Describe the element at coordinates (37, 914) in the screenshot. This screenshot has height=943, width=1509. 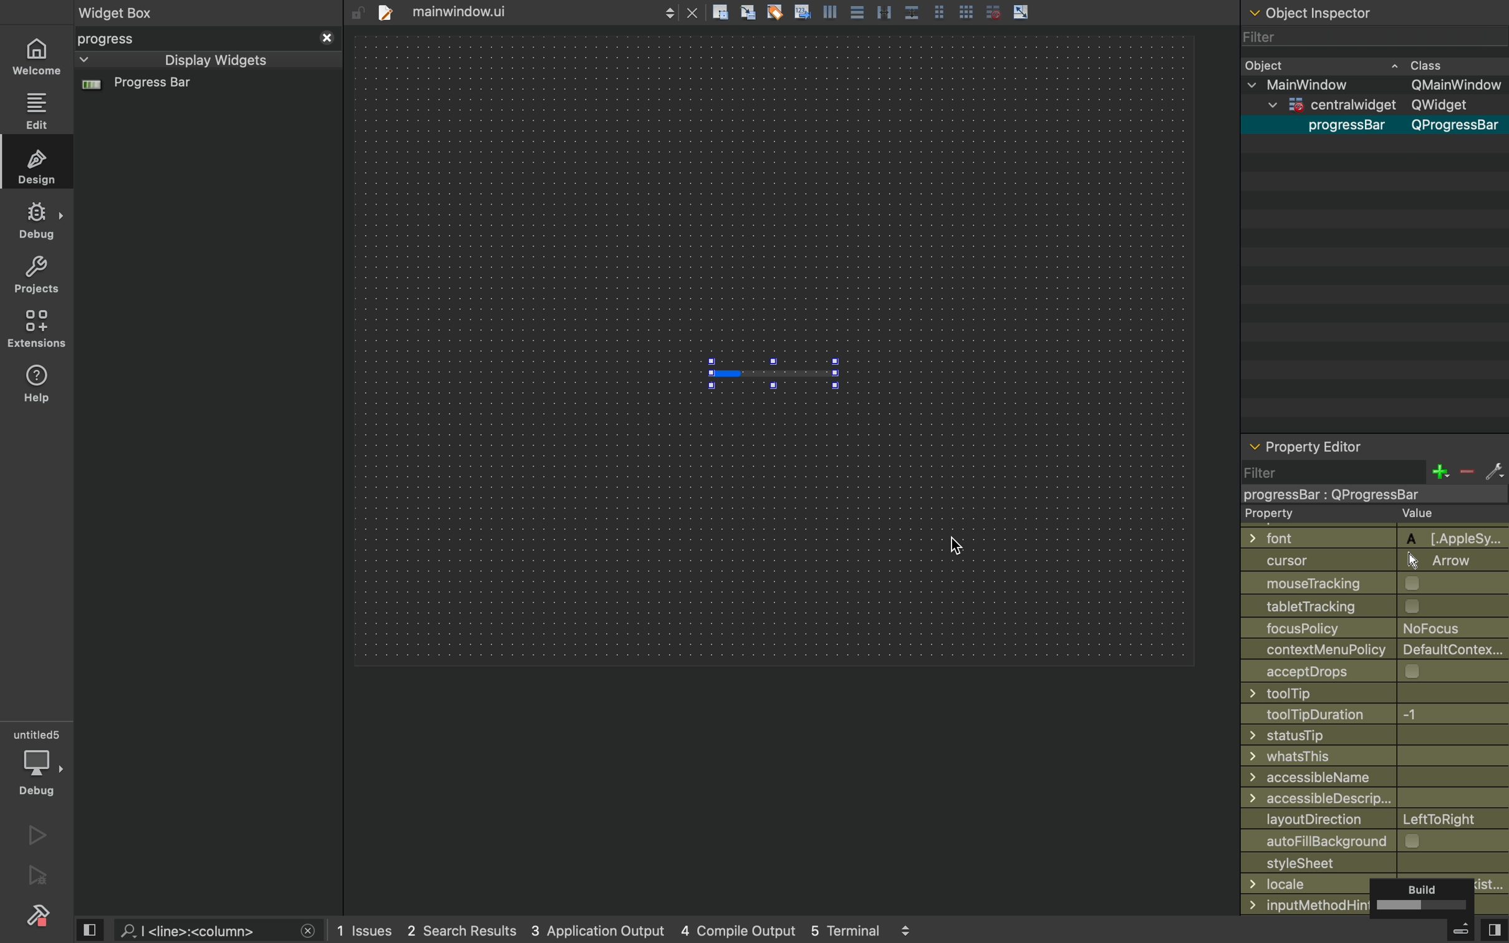
I see `Settings ` at that location.